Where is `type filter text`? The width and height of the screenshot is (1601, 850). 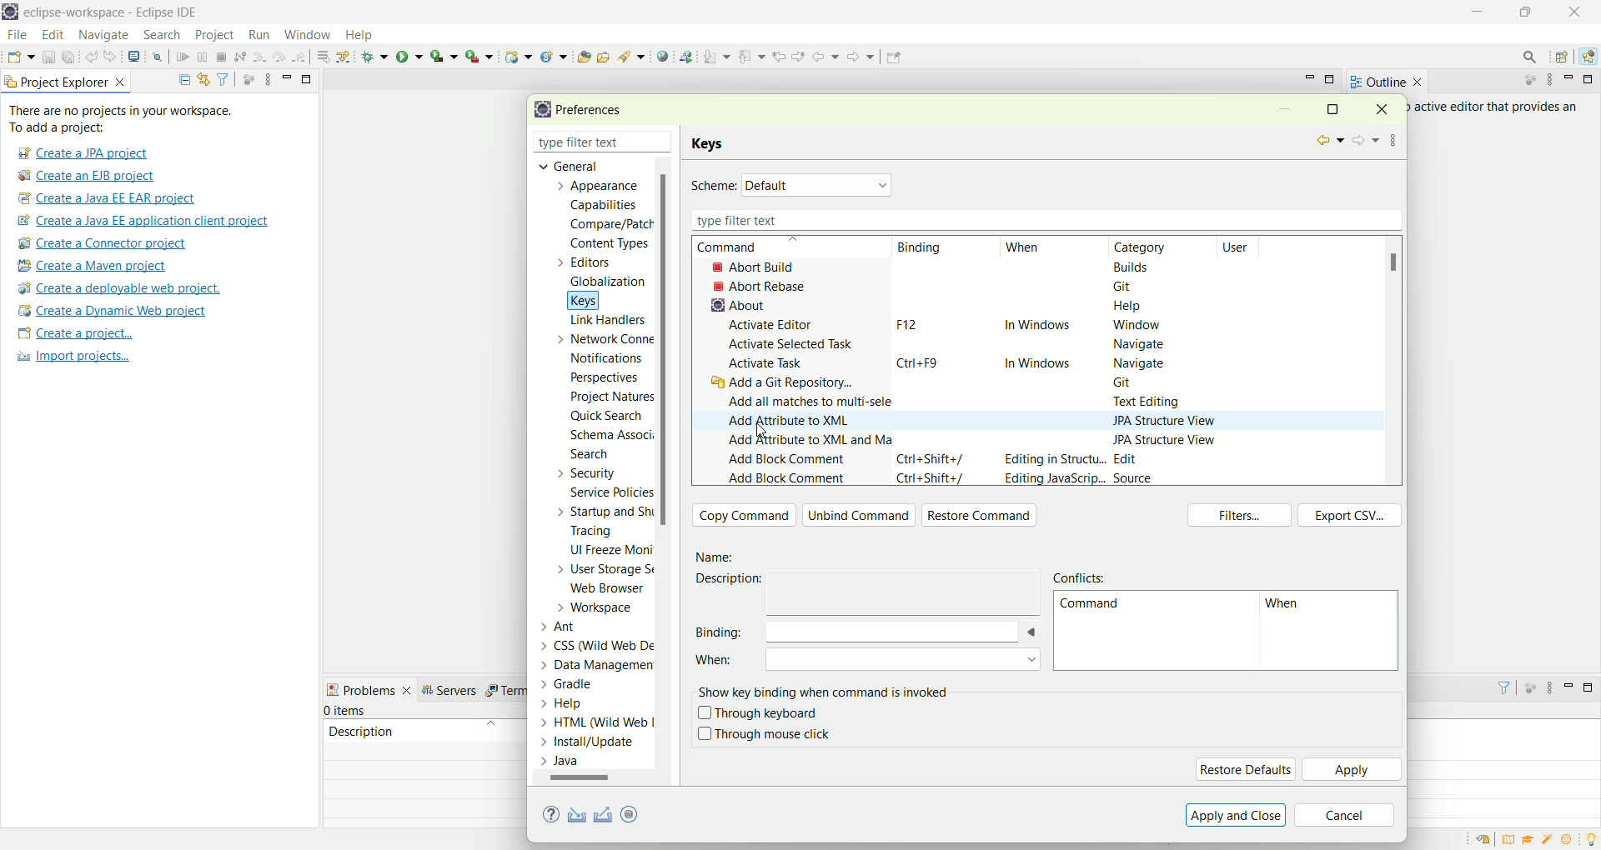
type filter text is located at coordinates (1041, 220).